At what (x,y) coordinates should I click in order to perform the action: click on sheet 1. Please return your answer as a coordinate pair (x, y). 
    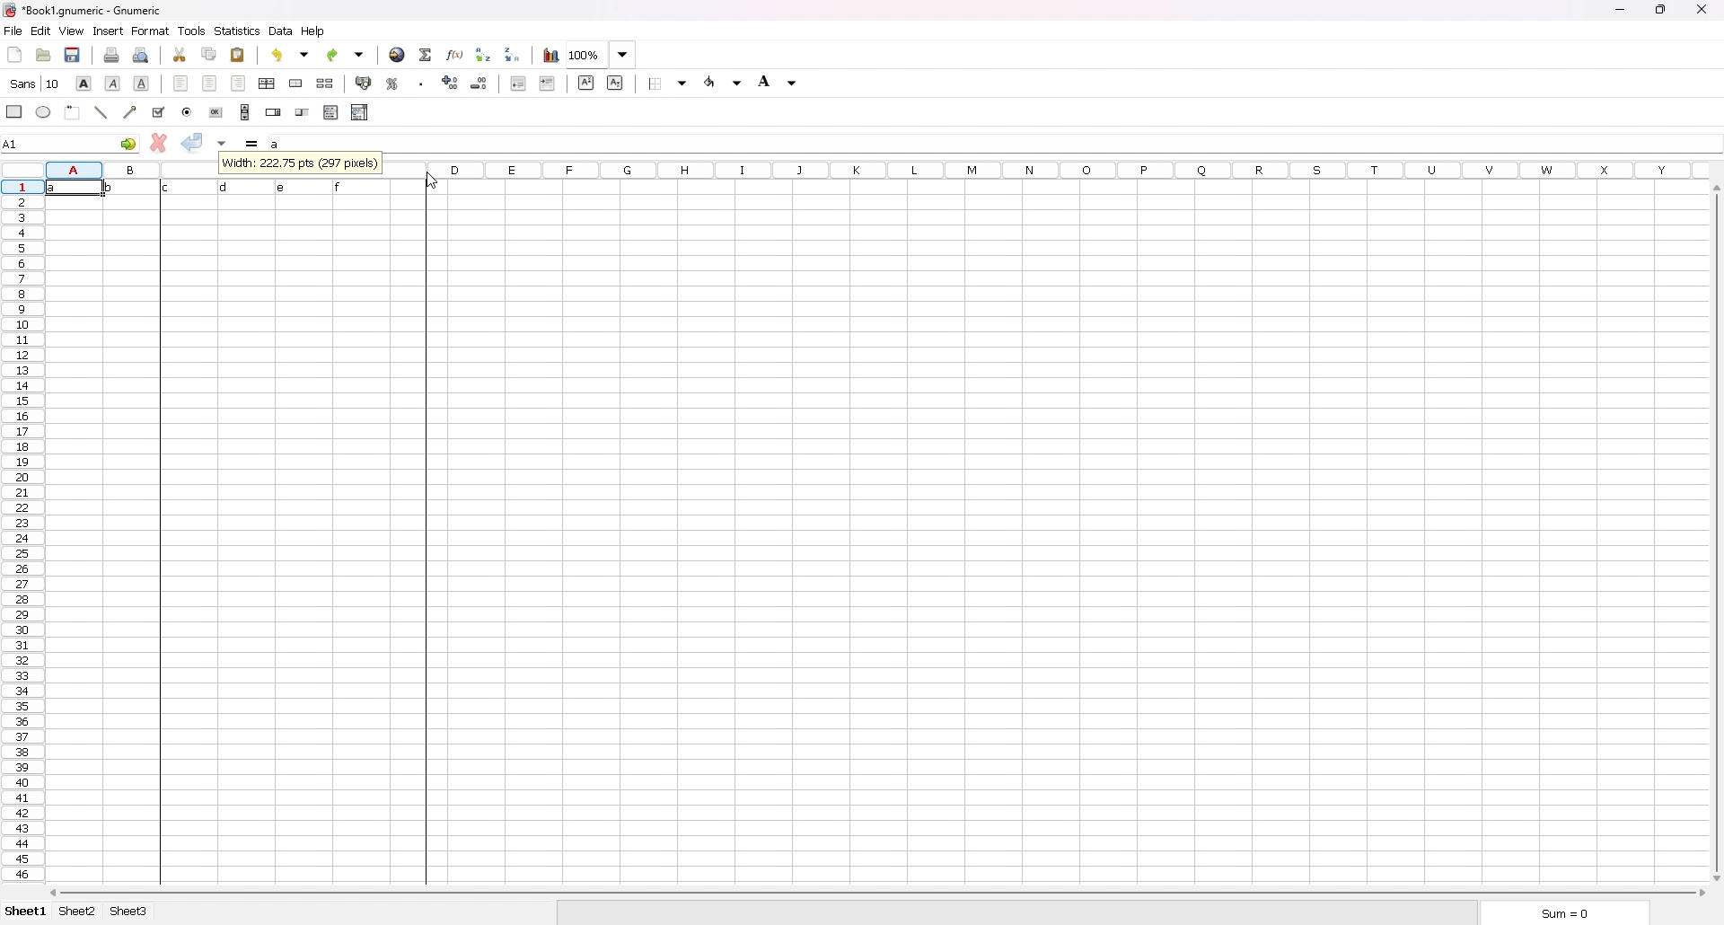
    Looking at the image, I should click on (26, 912).